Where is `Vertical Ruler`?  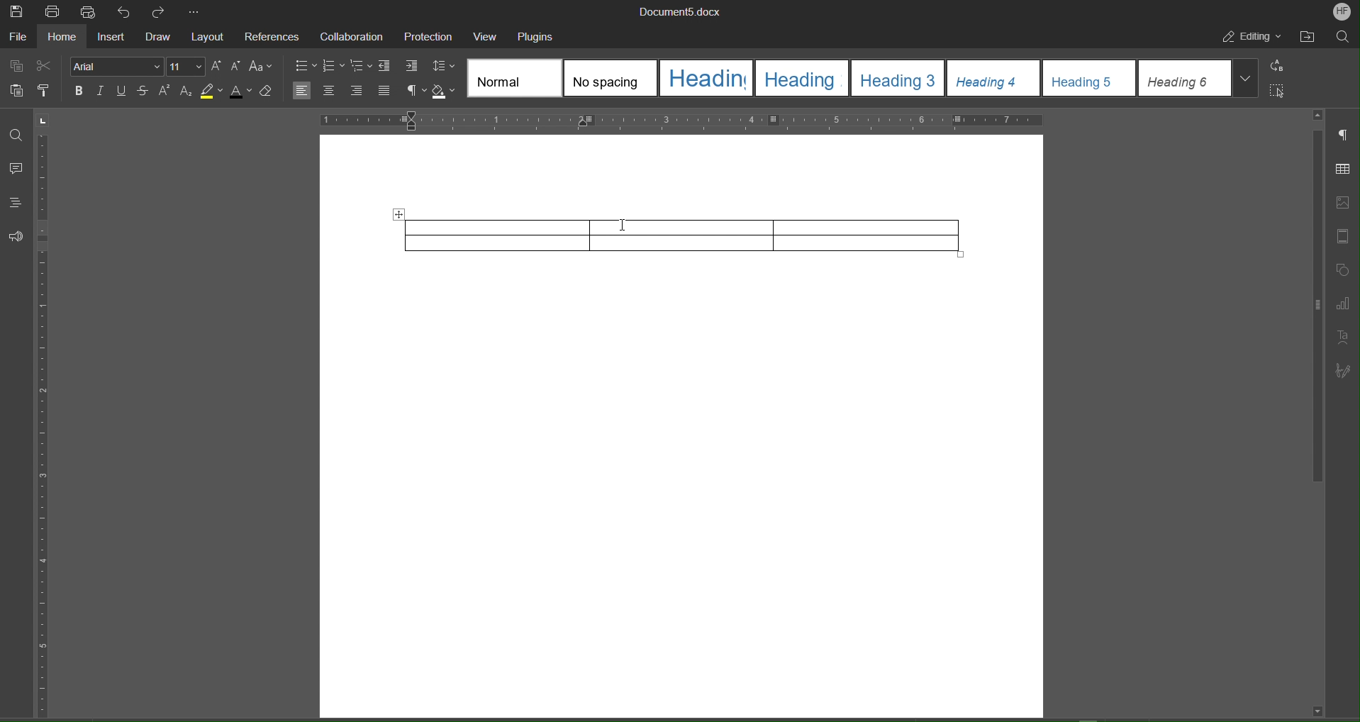 Vertical Ruler is located at coordinates (45, 424).